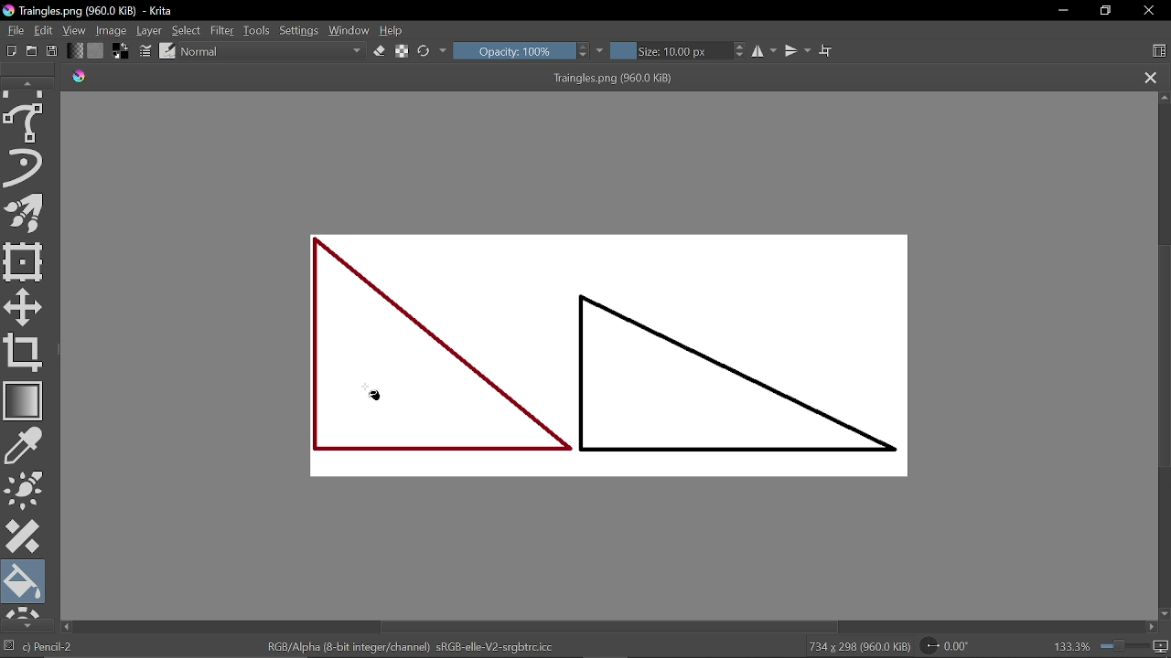  What do you see at coordinates (944, 646) in the screenshot?
I see `0.00` at bounding box center [944, 646].